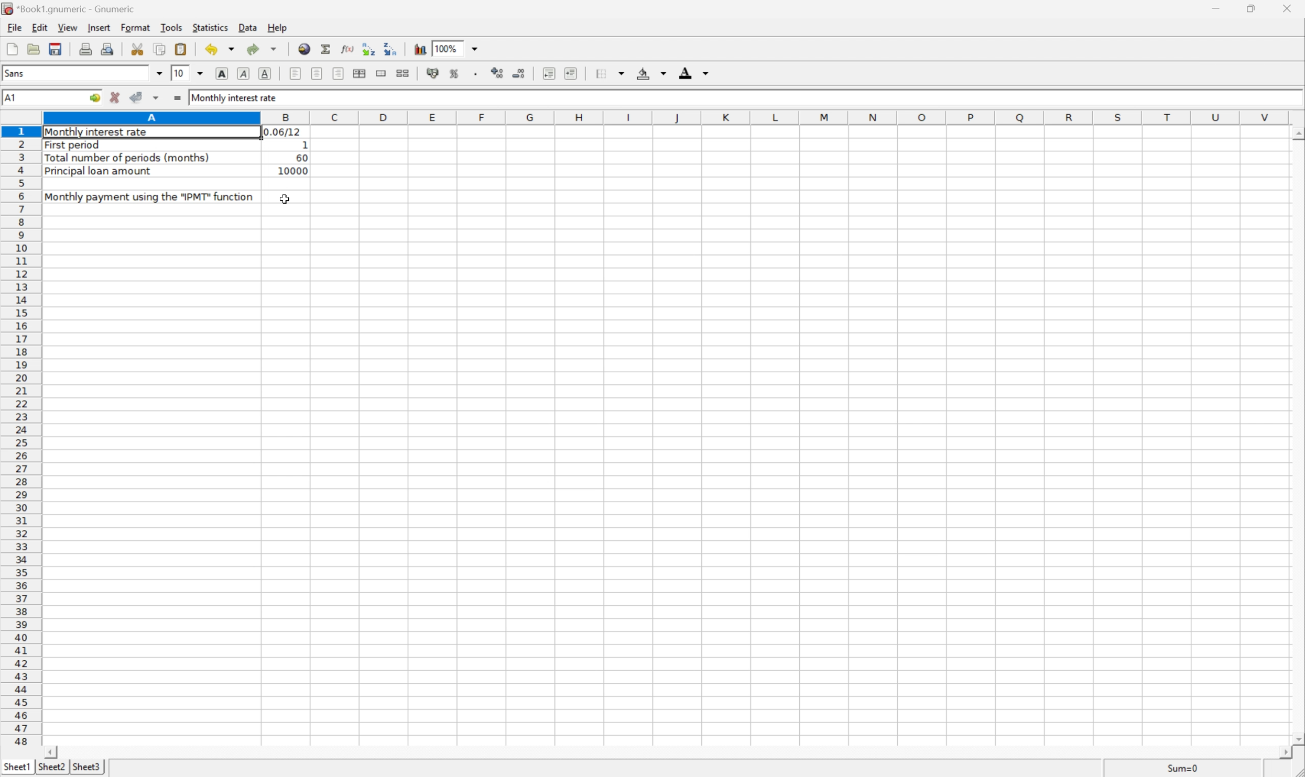 This screenshot has width=1305, height=777. Describe the element at coordinates (76, 145) in the screenshot. I see `First period` at that location.